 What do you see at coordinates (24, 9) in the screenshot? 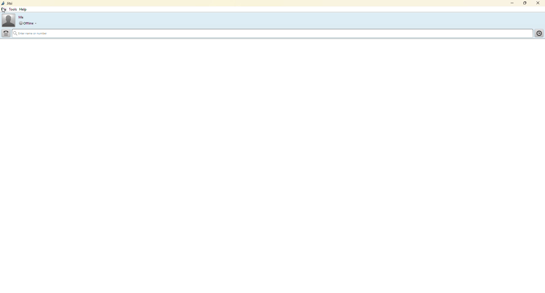
I see `help` at bounding box center [24, 9].